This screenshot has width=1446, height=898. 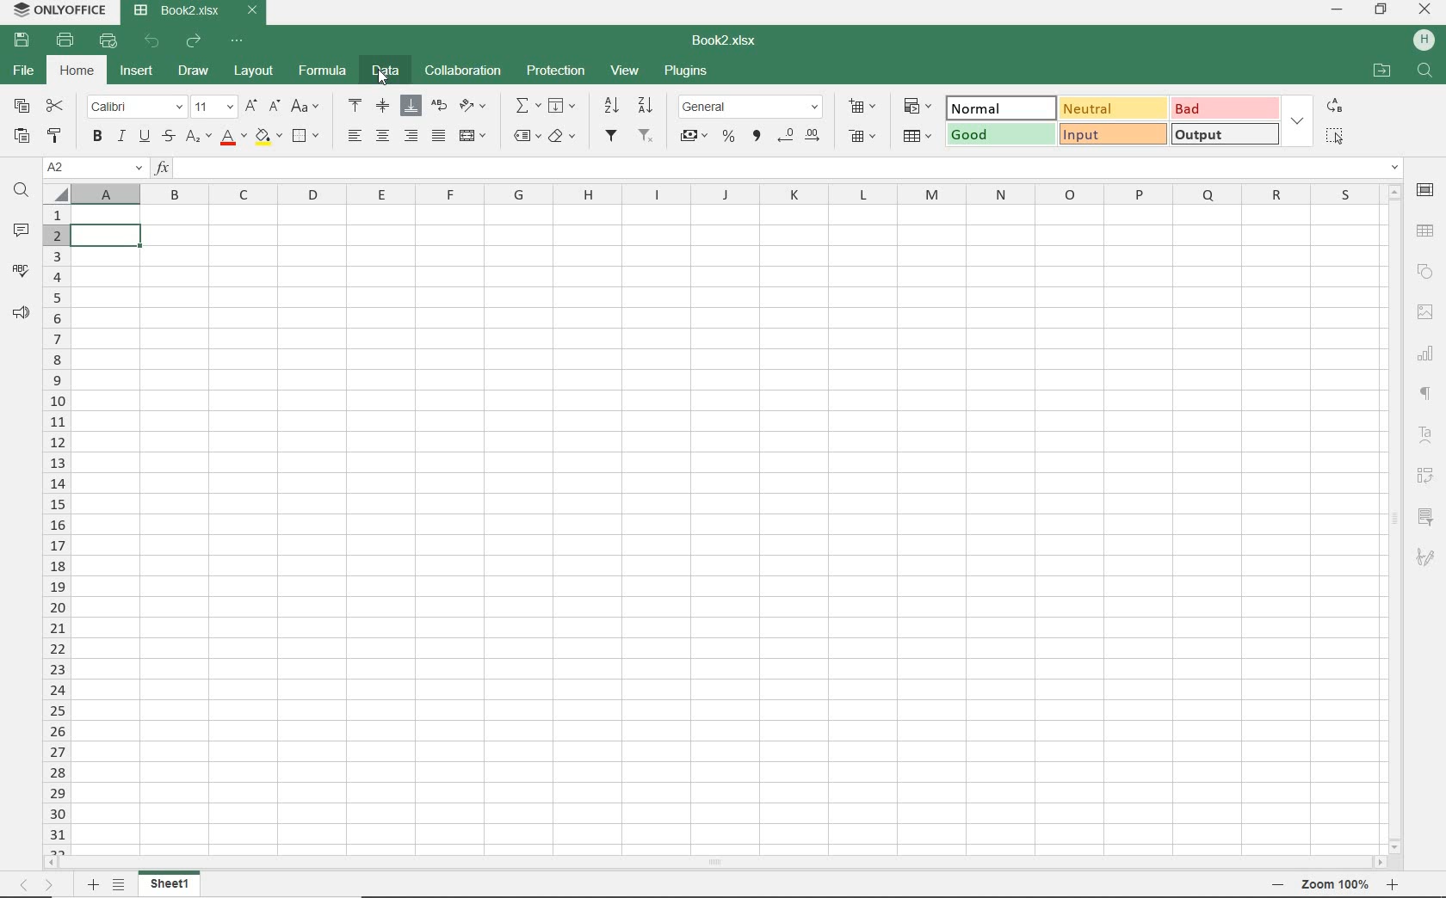 I want to click on CLOSE TAB, so click(x=251, y=11).